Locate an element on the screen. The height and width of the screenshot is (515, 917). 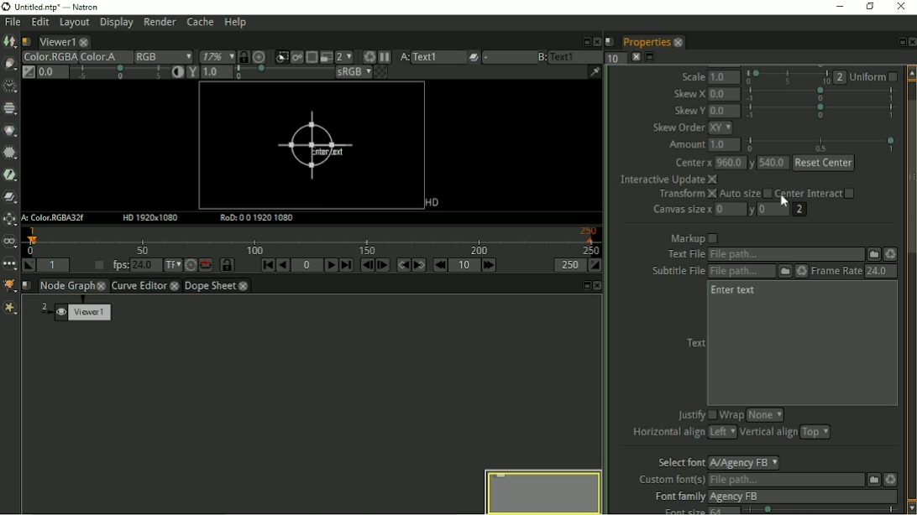
agency fb is located at coordinates (802, 497).